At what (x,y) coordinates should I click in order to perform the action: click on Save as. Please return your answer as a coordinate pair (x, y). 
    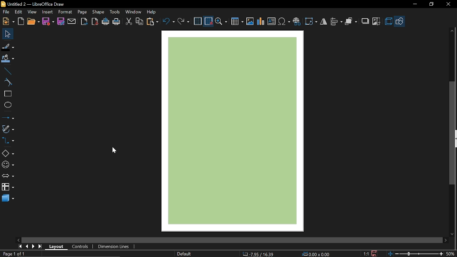
    Looking at the image, I should click on (61, 22).